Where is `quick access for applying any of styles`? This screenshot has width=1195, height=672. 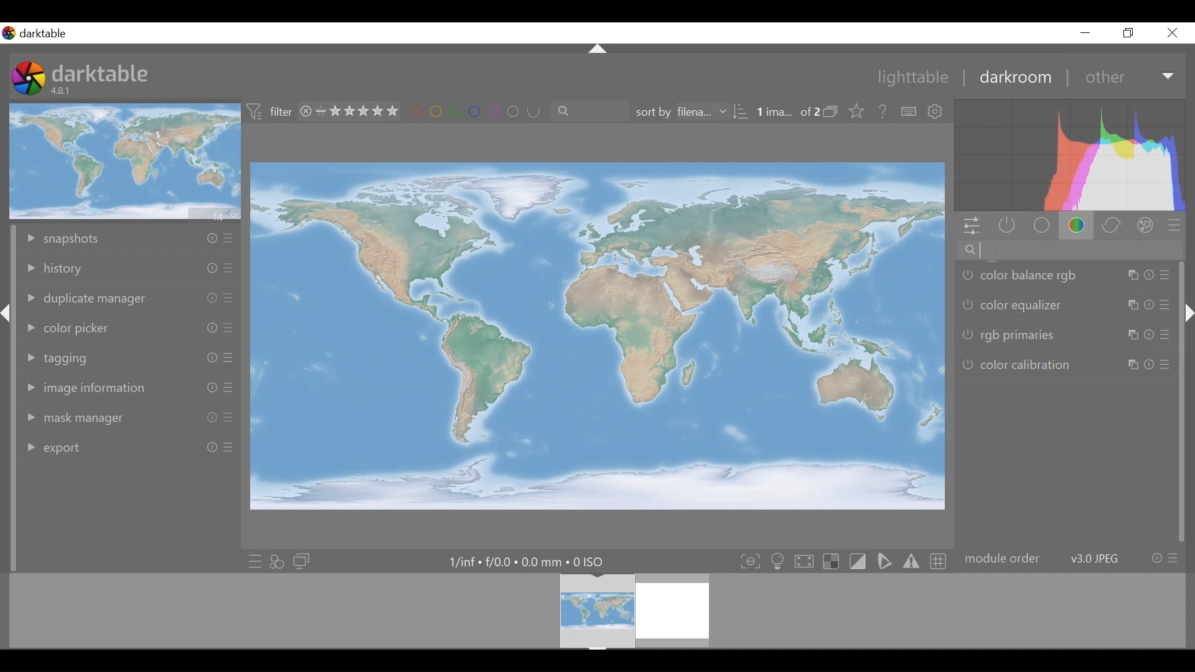 quick access for applying any of styles is located at coordinates (277, 560).